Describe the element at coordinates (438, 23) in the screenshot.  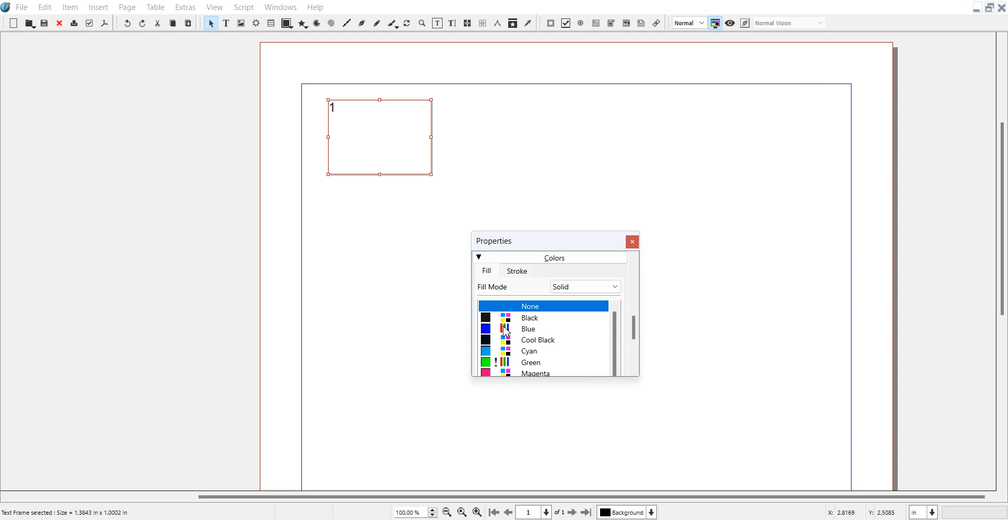
I see `Edit contents of frame` at that location.